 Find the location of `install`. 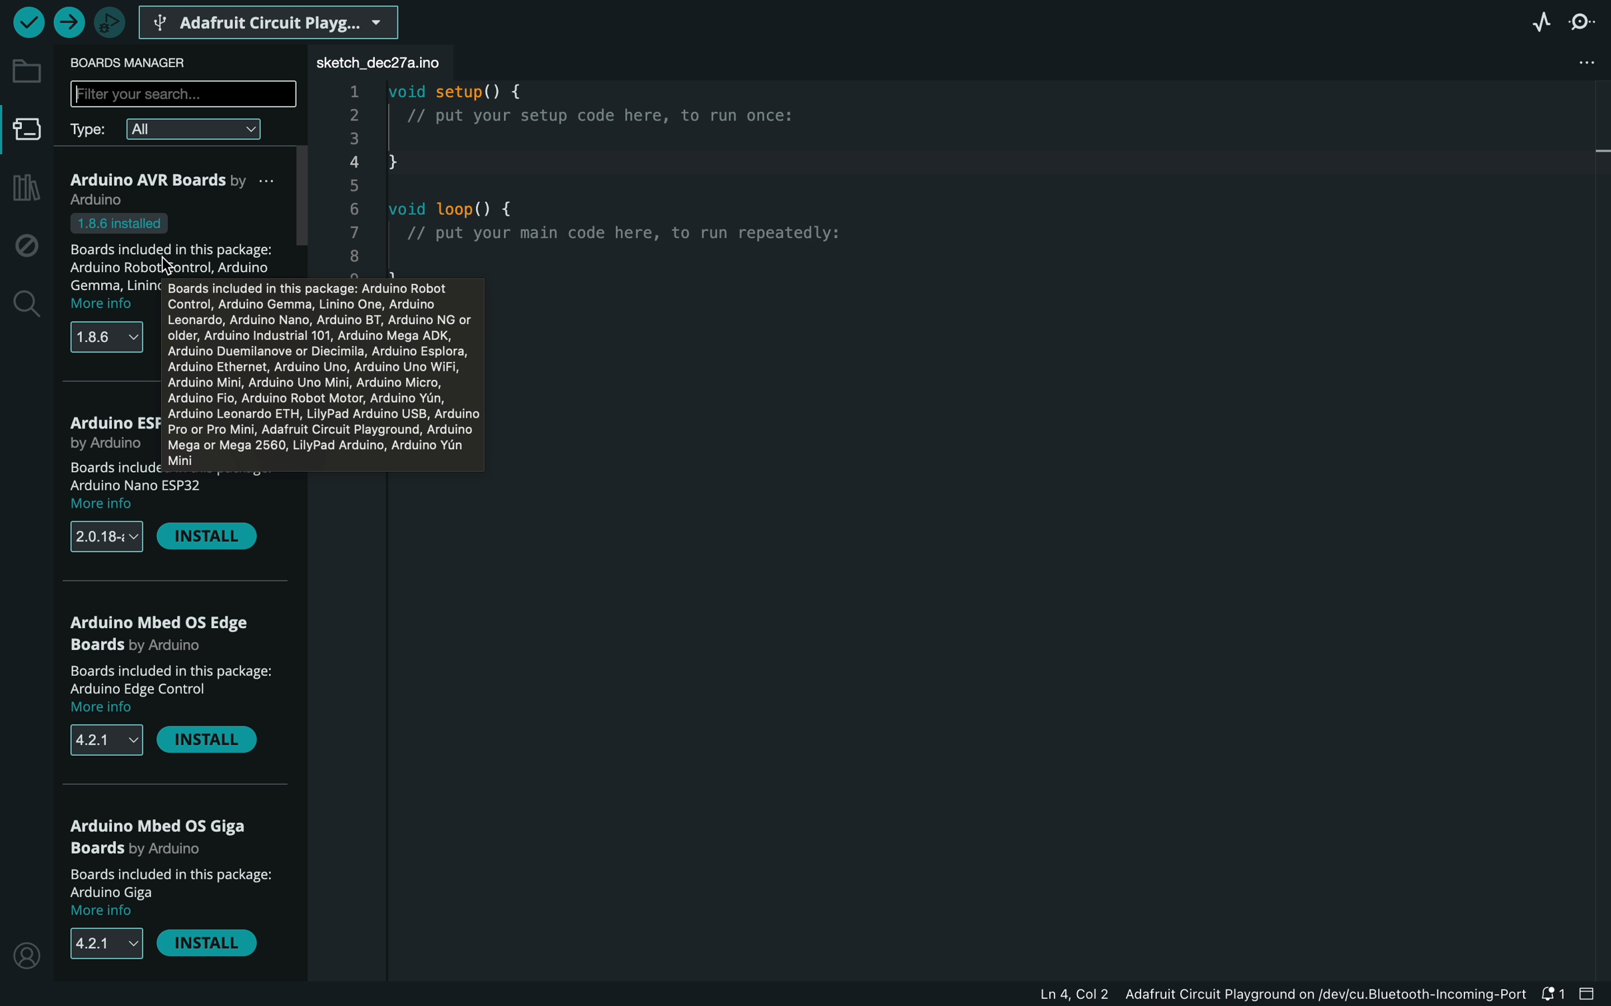

install is located at coordinates (209, 536).